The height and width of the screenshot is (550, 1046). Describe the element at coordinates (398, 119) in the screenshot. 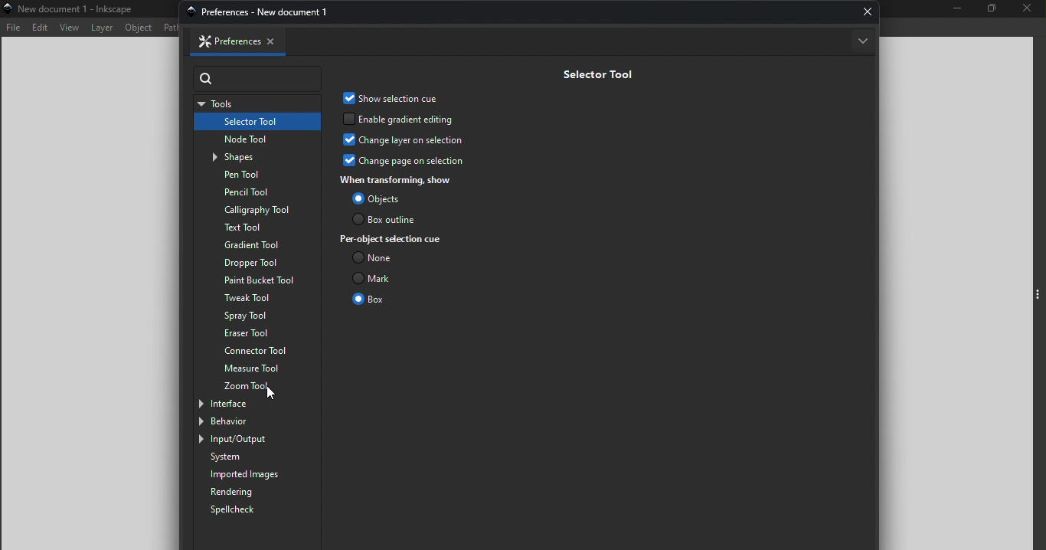

I see `Enable gradient editing` at that location.